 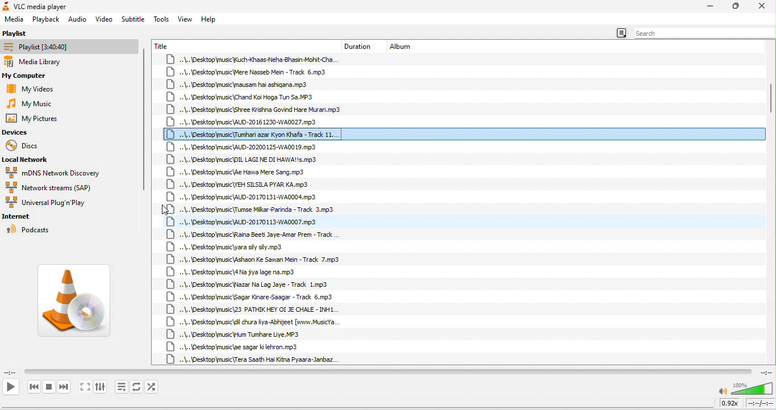 I want to click on icon, so click(x=6, y=6).